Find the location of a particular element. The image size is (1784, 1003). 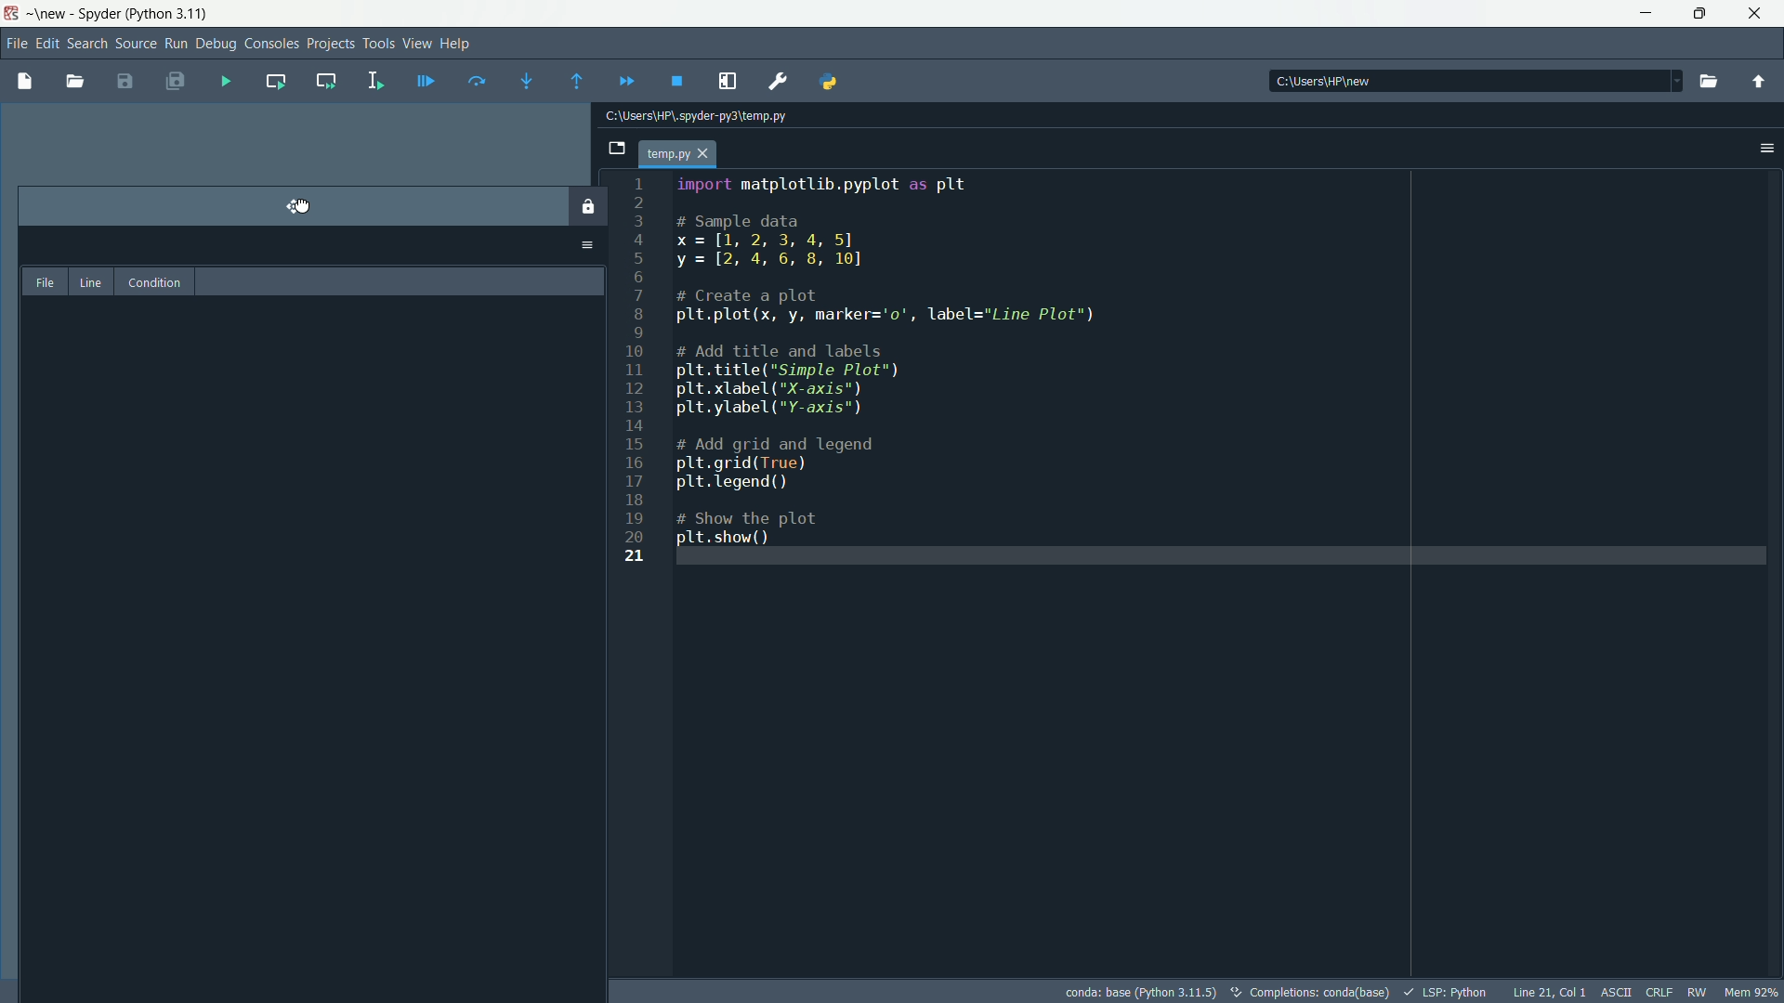

search menu is located at coordinates (88, 45).